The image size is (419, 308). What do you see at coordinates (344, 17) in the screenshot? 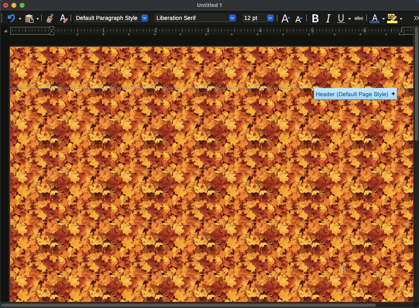
I see `underline` at bounding box center [344, 17].